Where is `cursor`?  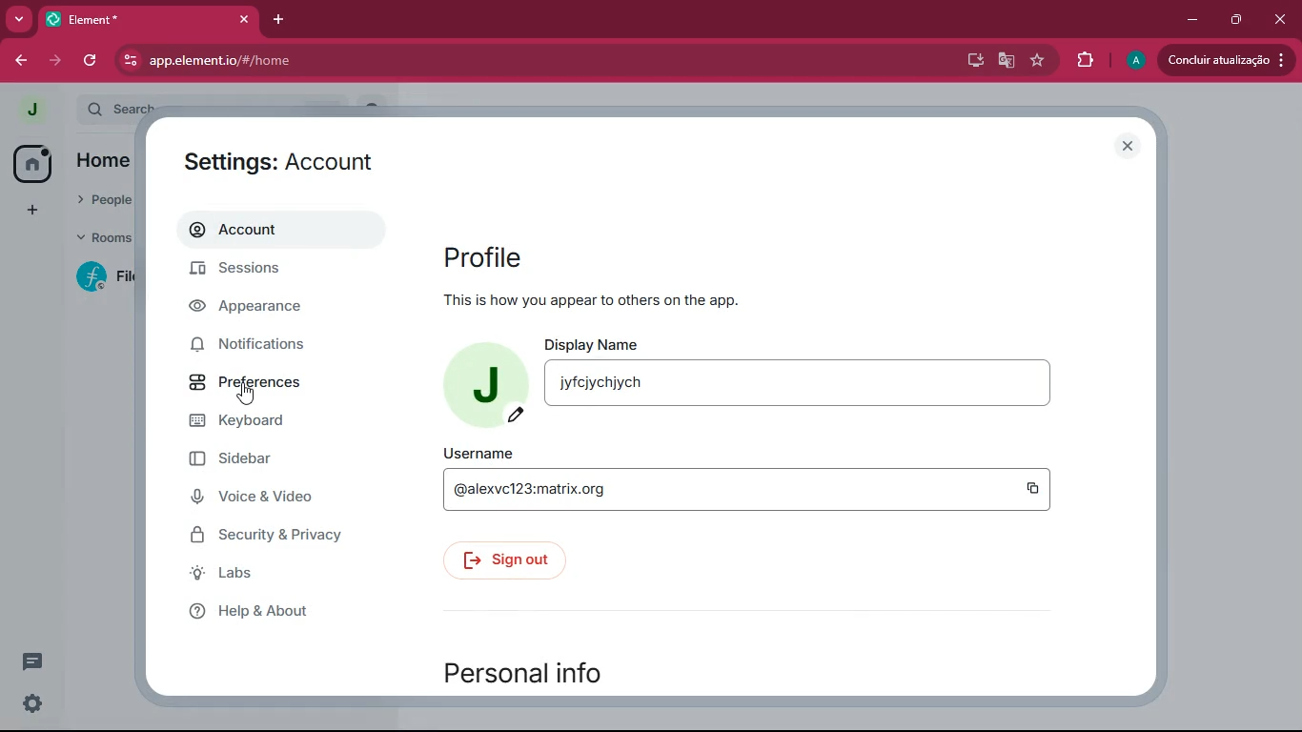 cursor is located at coordinates (246, 394).